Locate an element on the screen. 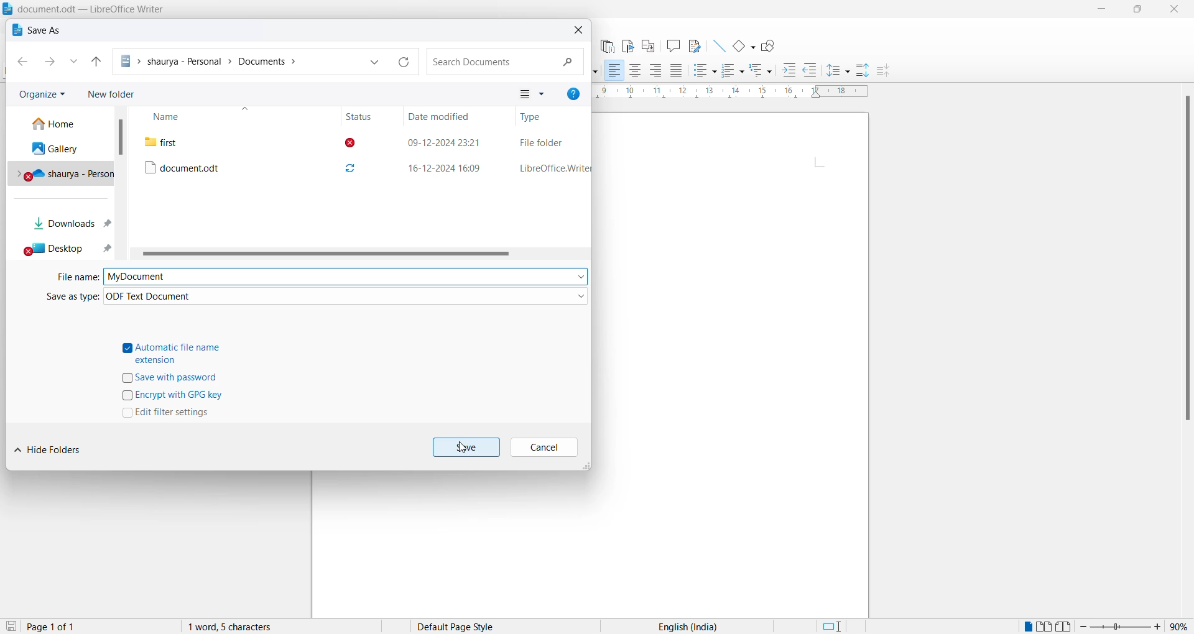 The width and height of the screenshot is (1194, 634).  is located at coordinates (810, 71).